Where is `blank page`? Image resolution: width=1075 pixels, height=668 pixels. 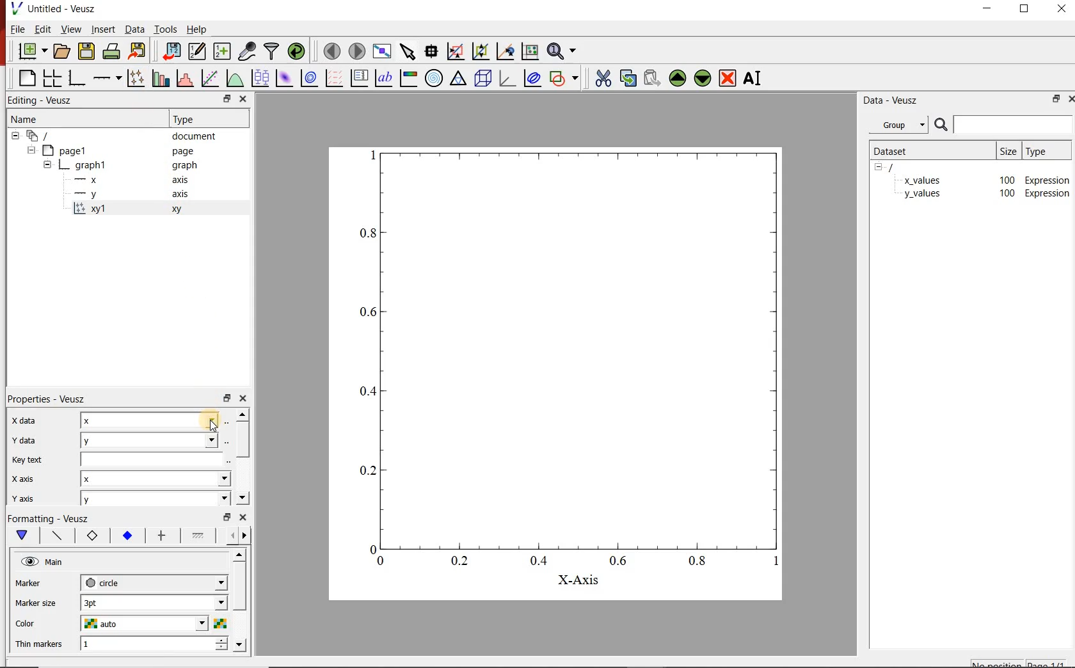
blank page is located at coordinates (27, 78).